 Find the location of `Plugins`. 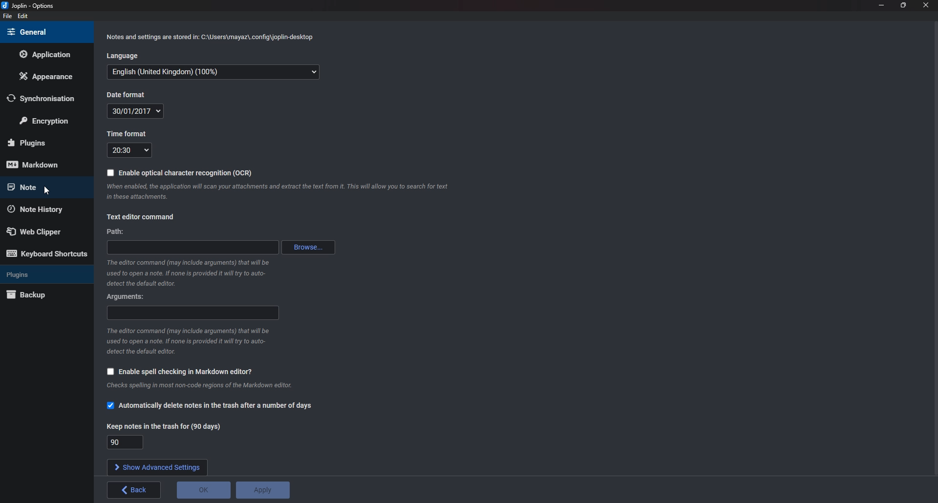

Plugins is located at coordinates (45, 273).